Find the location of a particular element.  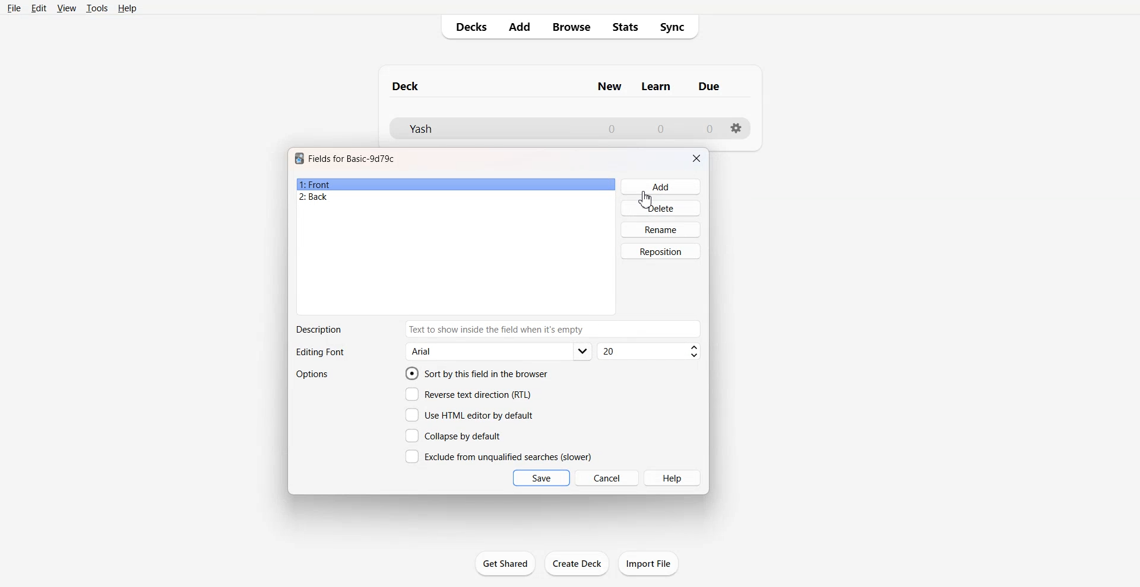

Rename is located at coordinates (661, 229).